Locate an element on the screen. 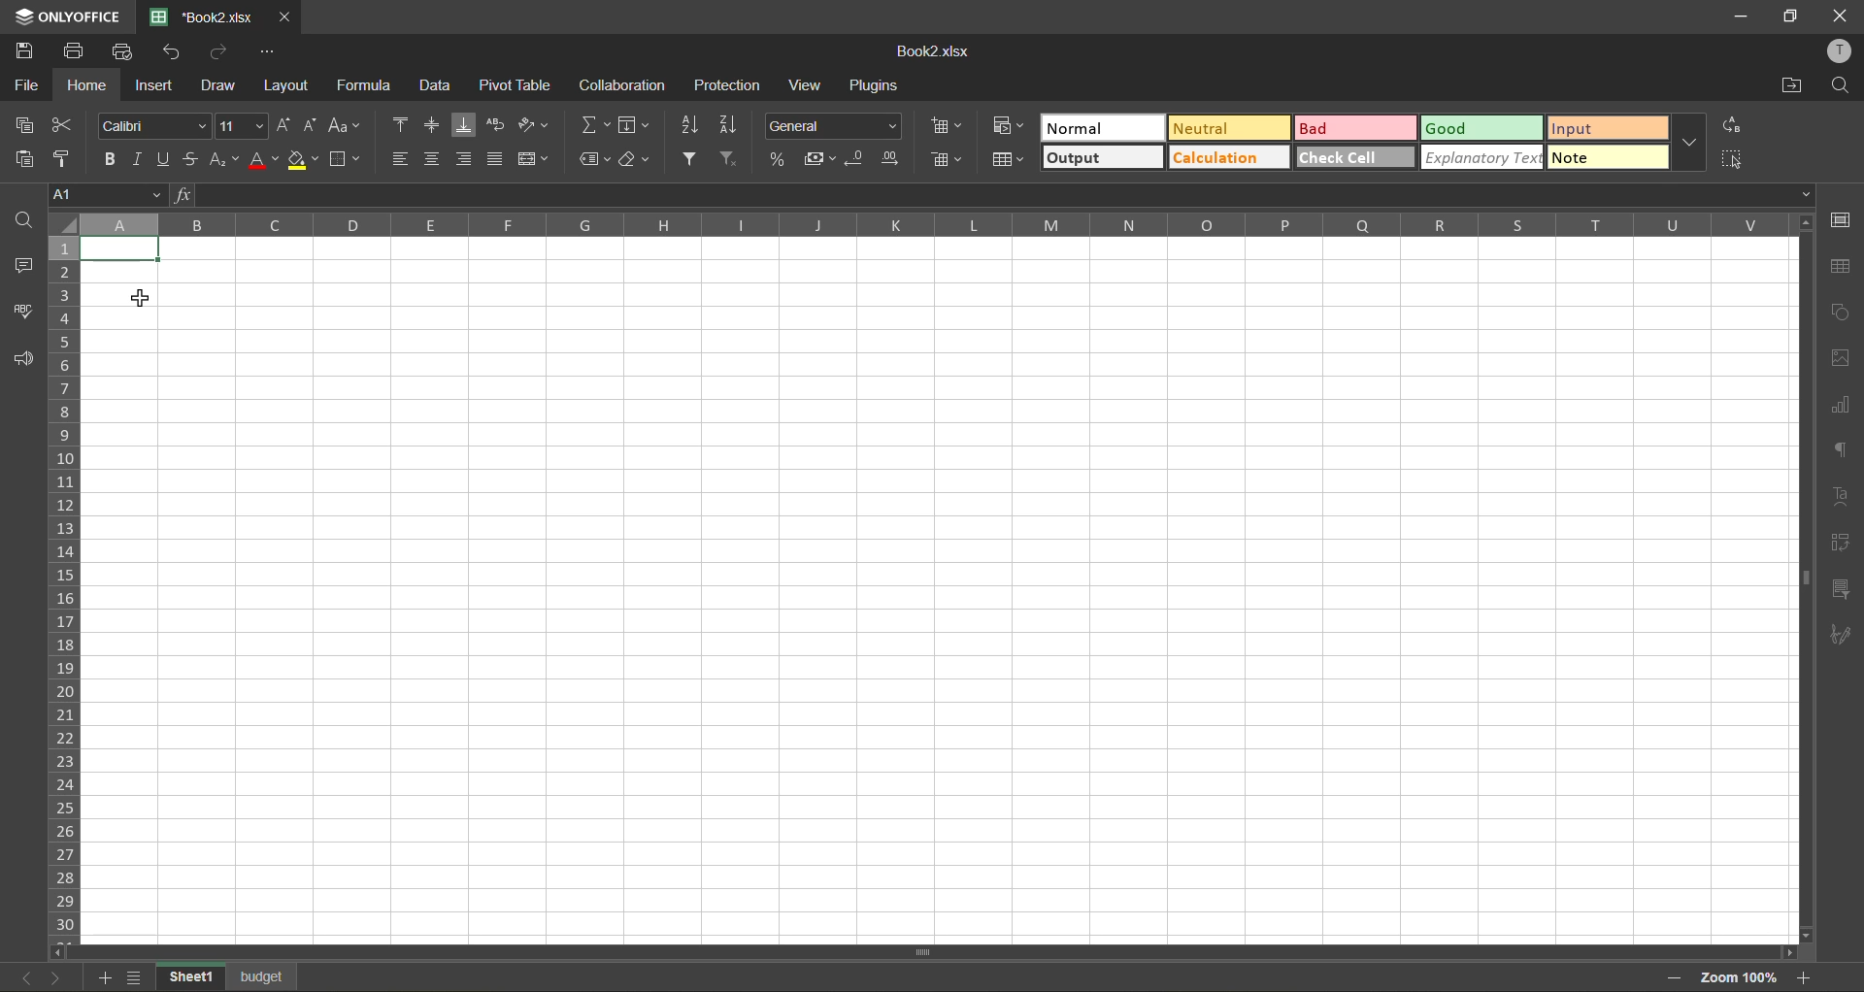 The image size is (1864, 992). undo is located at coordinates (177, 51).